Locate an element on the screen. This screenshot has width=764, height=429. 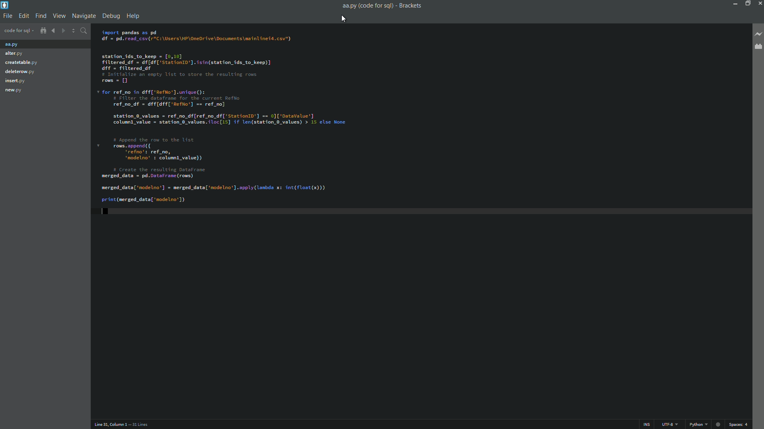
navigate forward is located at coordinates (65, 30).